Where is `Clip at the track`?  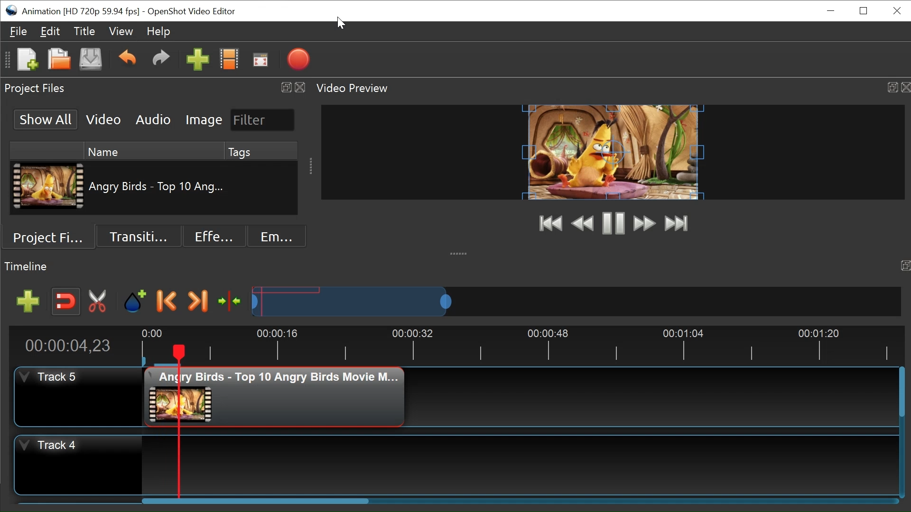 Clip at the track is located at coordinates (275, 397).